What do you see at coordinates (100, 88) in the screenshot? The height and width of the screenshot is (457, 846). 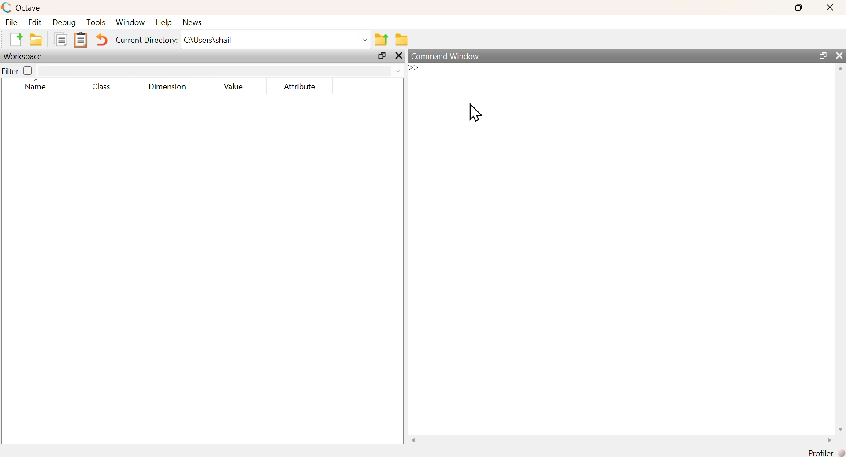 I see `class` at bounding box center [100, 88].